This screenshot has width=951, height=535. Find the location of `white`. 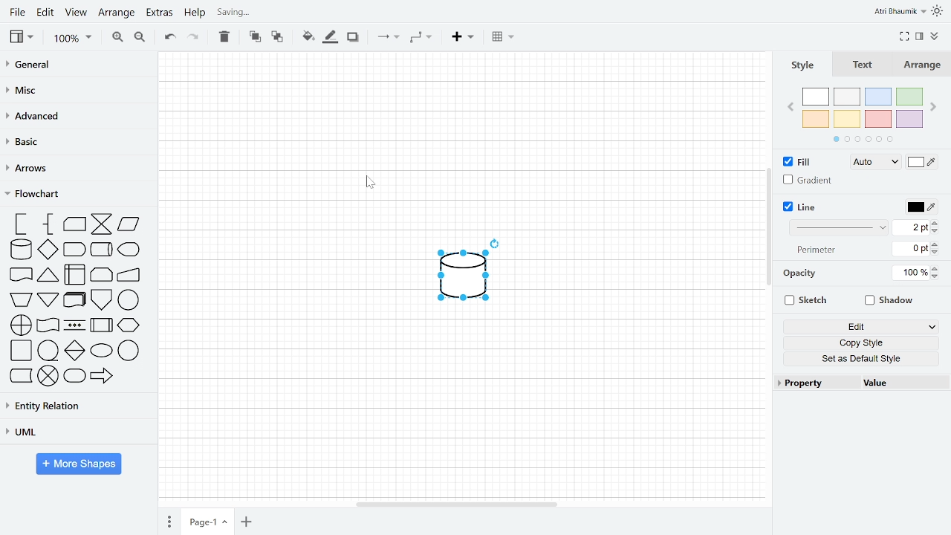

white is located at coordinates (815, 96).